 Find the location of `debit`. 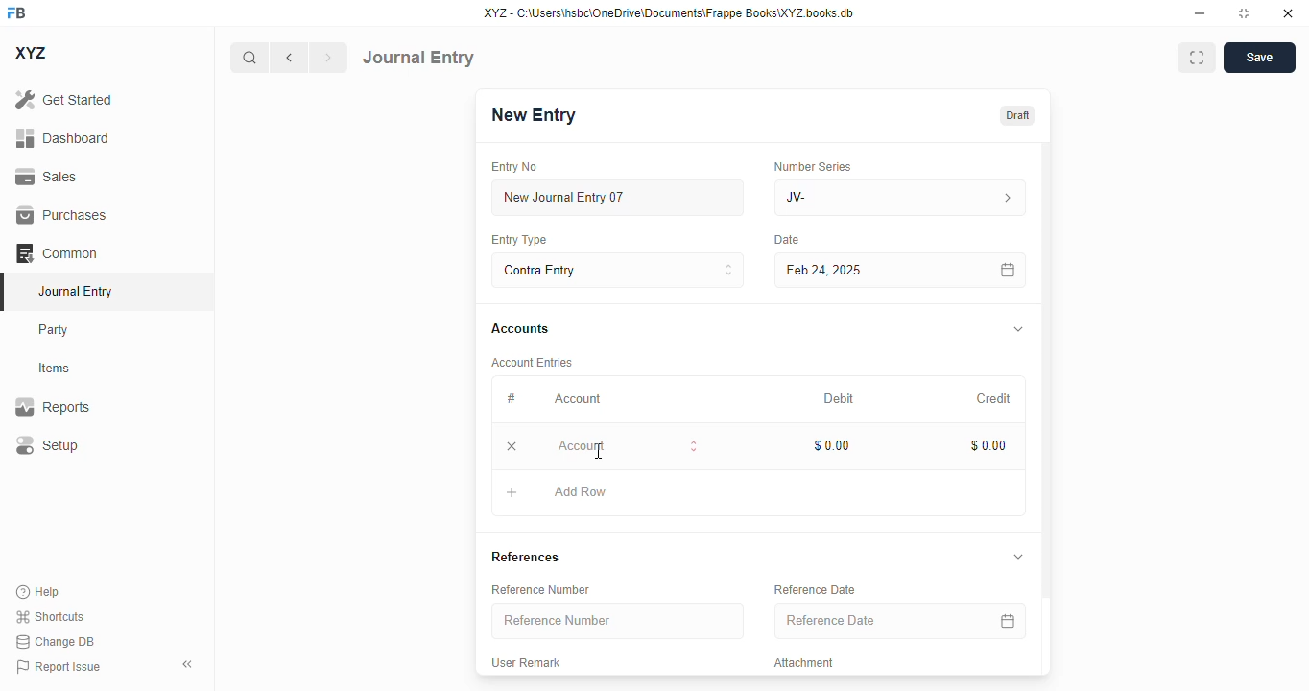

debit is located at coordinates (840, 398).